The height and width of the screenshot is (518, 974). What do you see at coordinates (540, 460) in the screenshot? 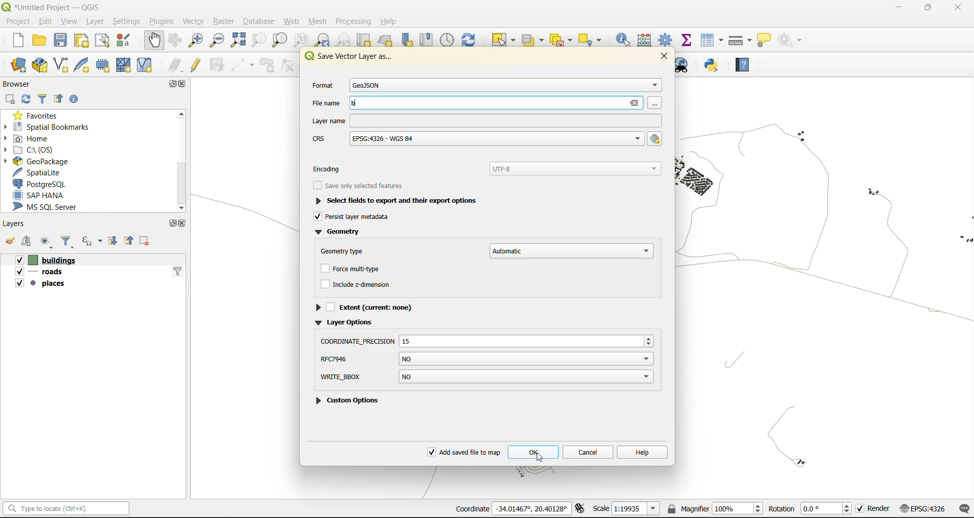
I see `cursor` at bounding box center [540, 460].